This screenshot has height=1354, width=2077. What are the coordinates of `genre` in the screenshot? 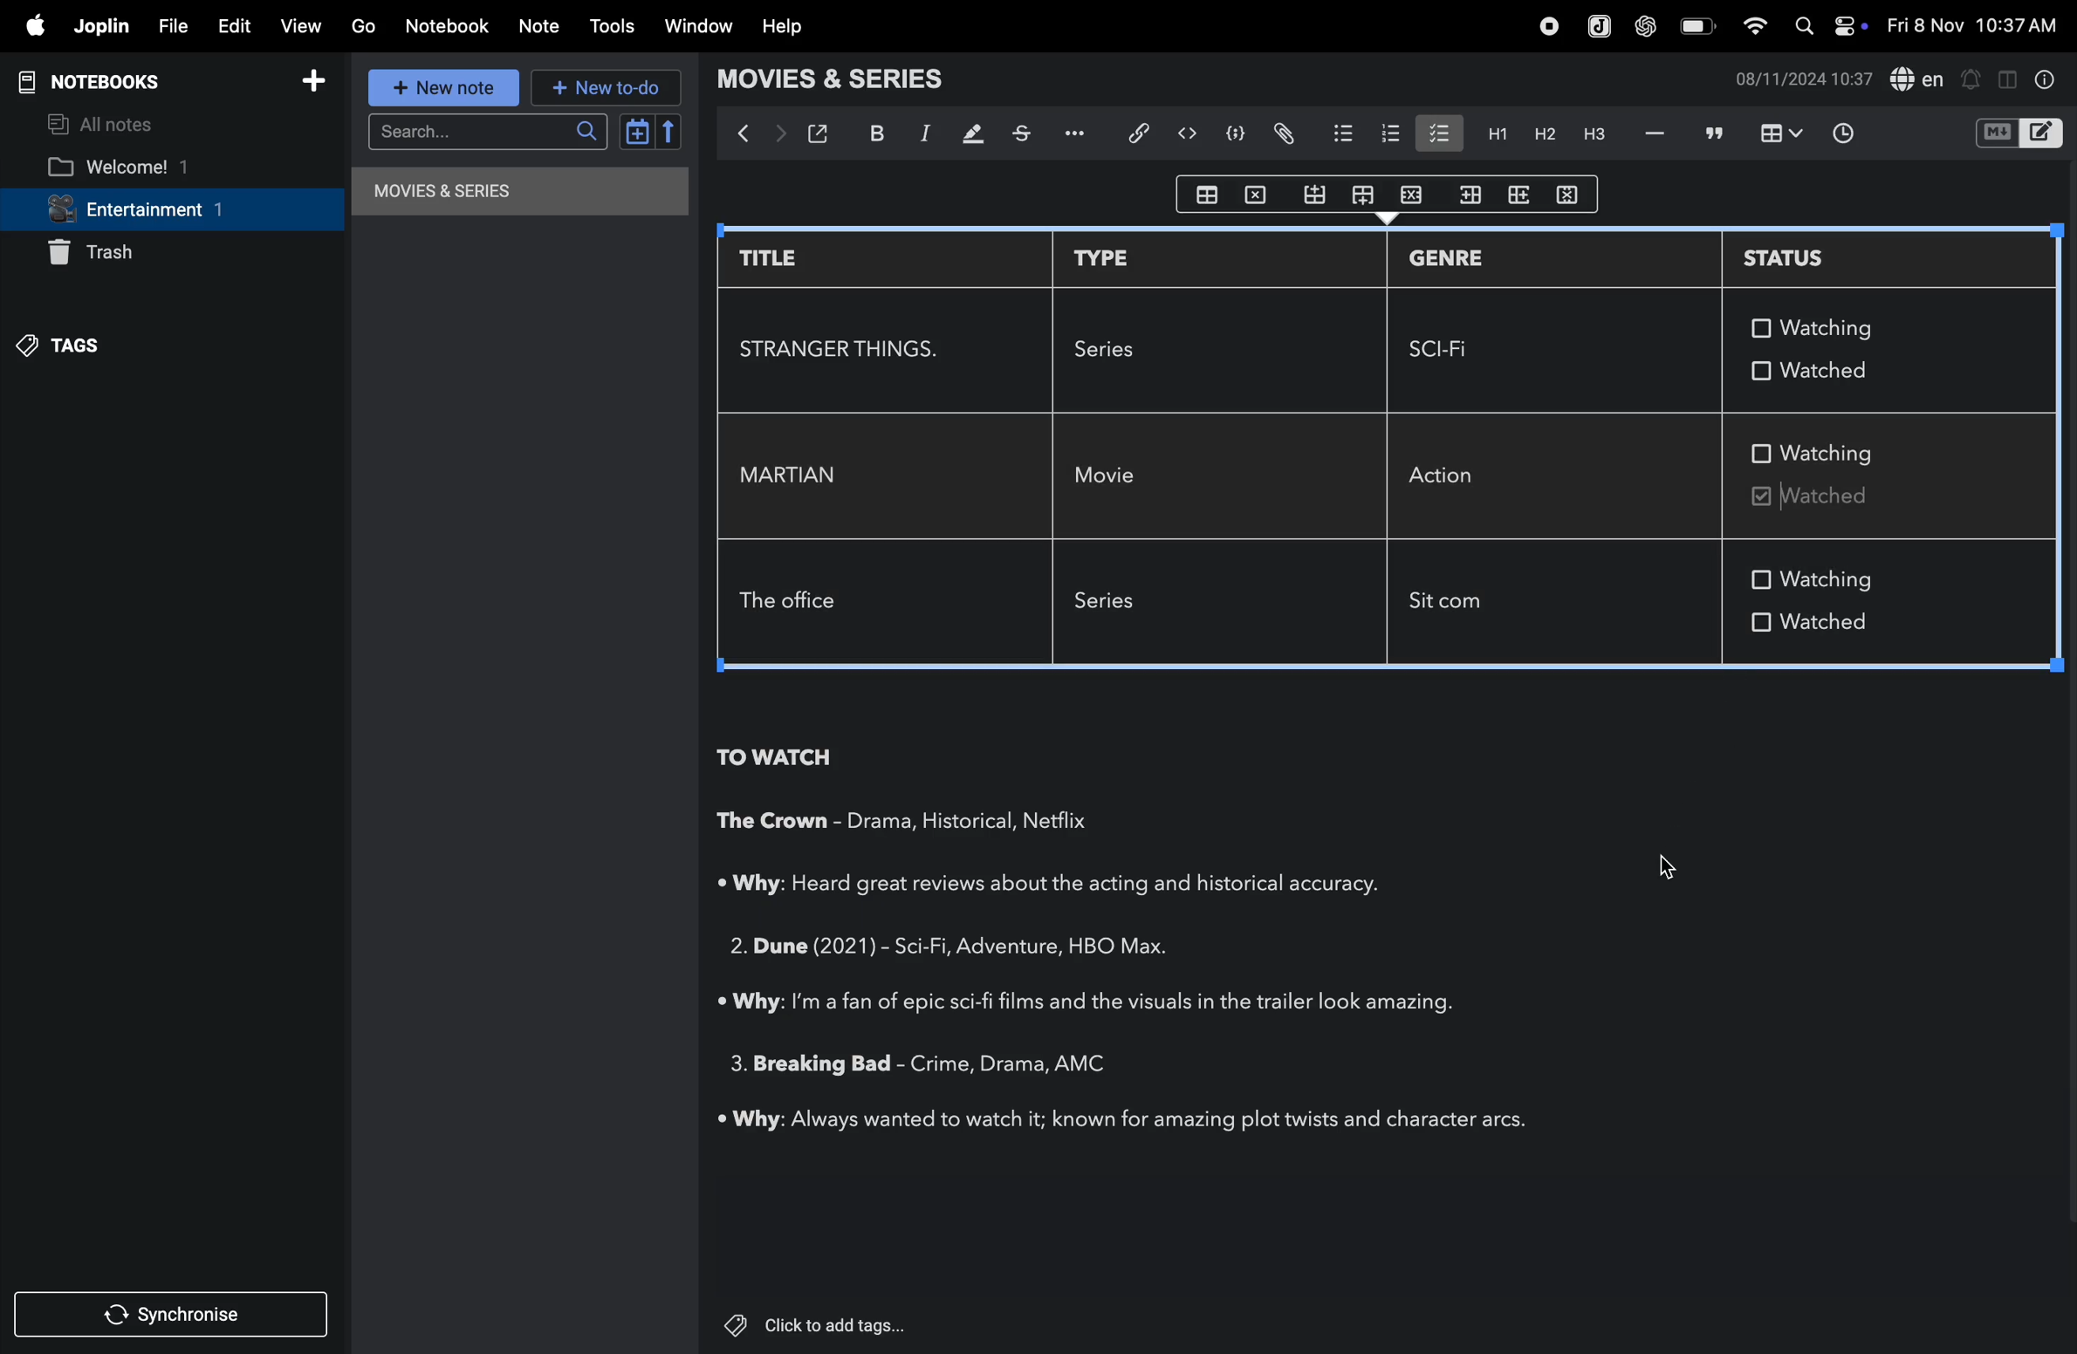 It's located at (1448, 261).